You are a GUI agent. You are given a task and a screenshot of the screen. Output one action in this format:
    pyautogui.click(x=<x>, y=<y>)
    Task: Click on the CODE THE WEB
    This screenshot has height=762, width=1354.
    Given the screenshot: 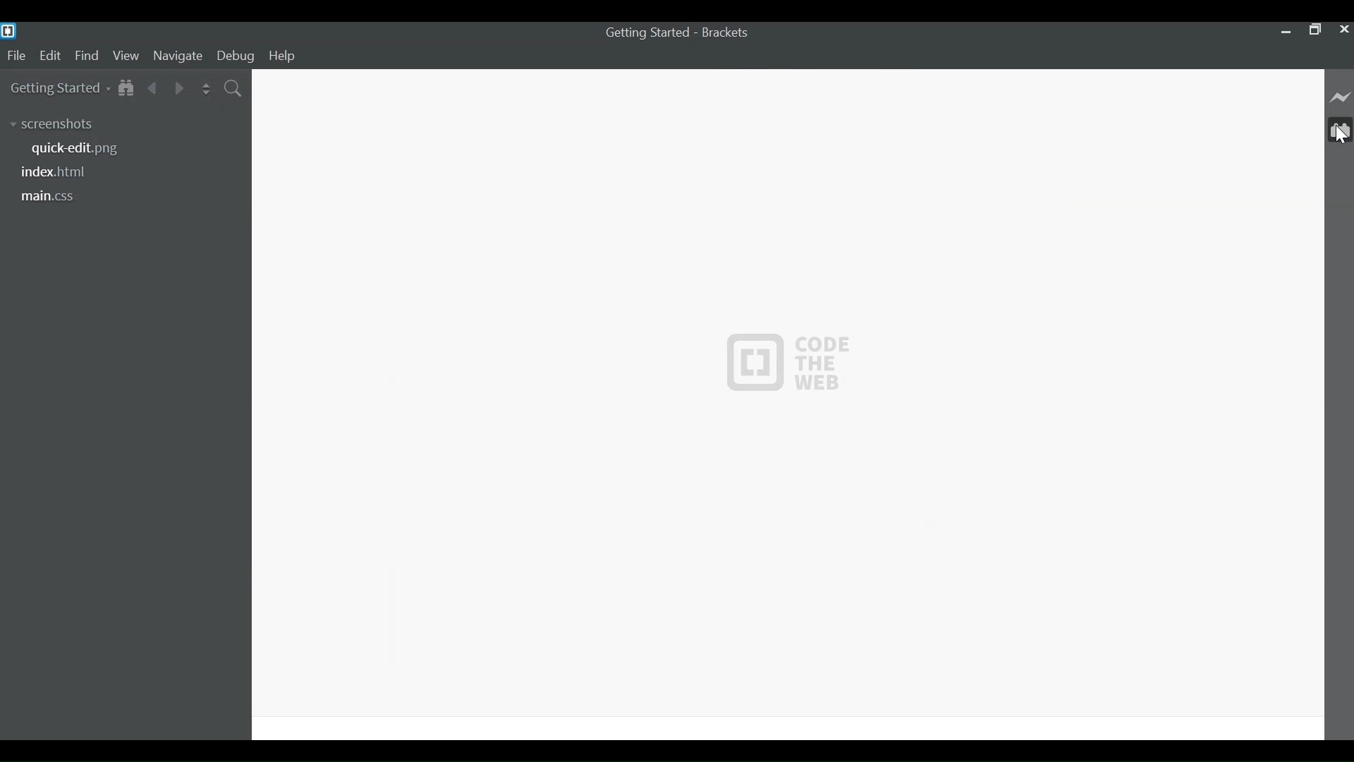 What is the action you would take?
    pyautogui.click(x=786, y=363)
    